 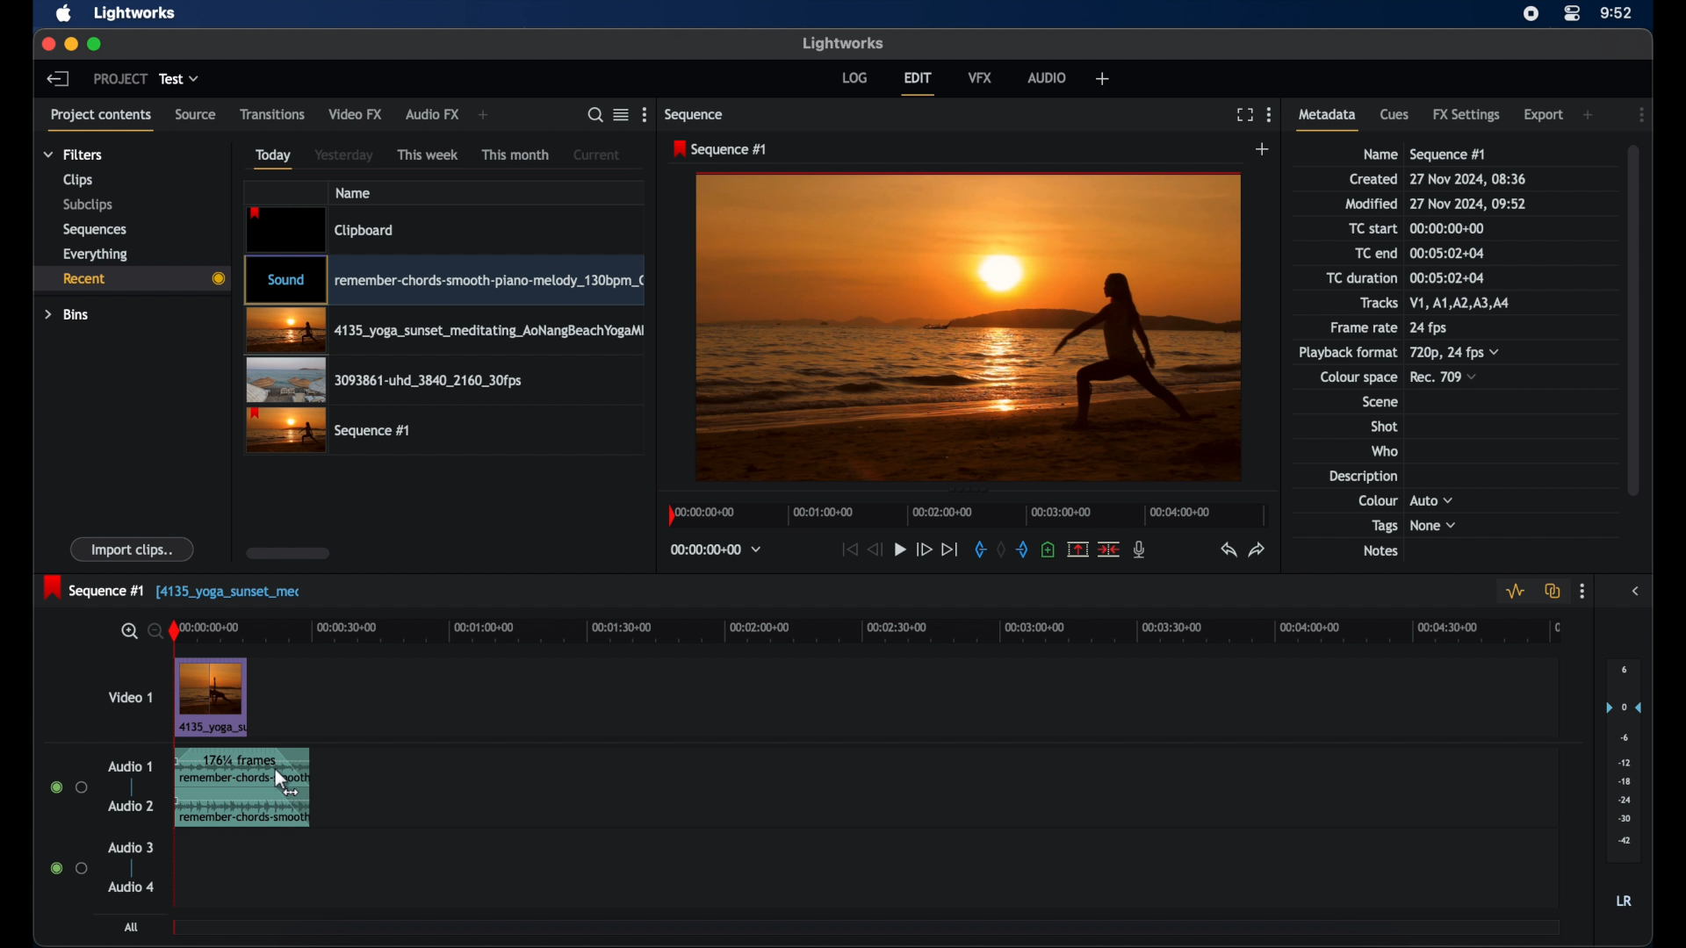 I want to click on audio, so click(x=1048, y=77).